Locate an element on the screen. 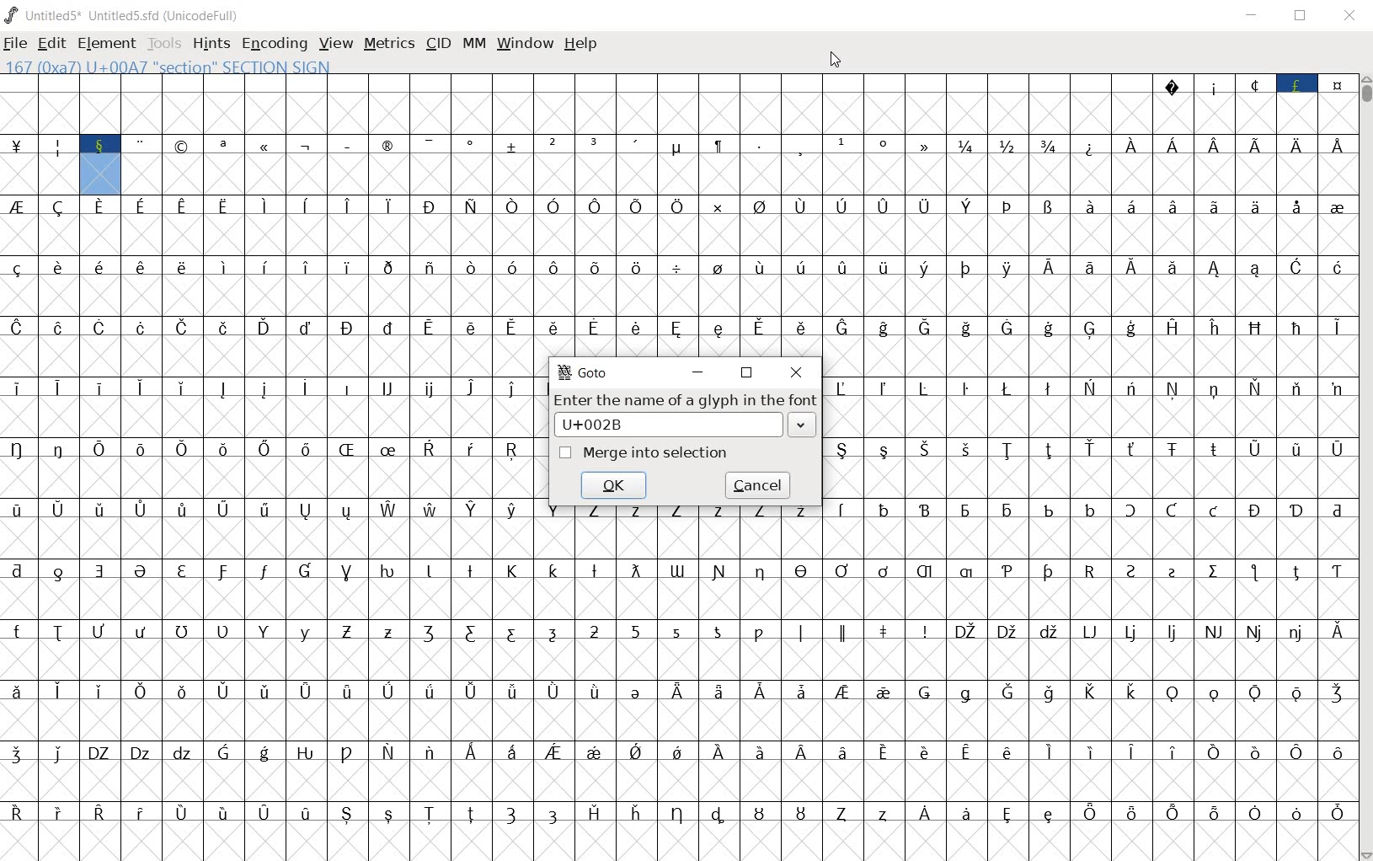 The width and height of the screenshot is (1373, 861). special characters is located at coordinates (226, 164).